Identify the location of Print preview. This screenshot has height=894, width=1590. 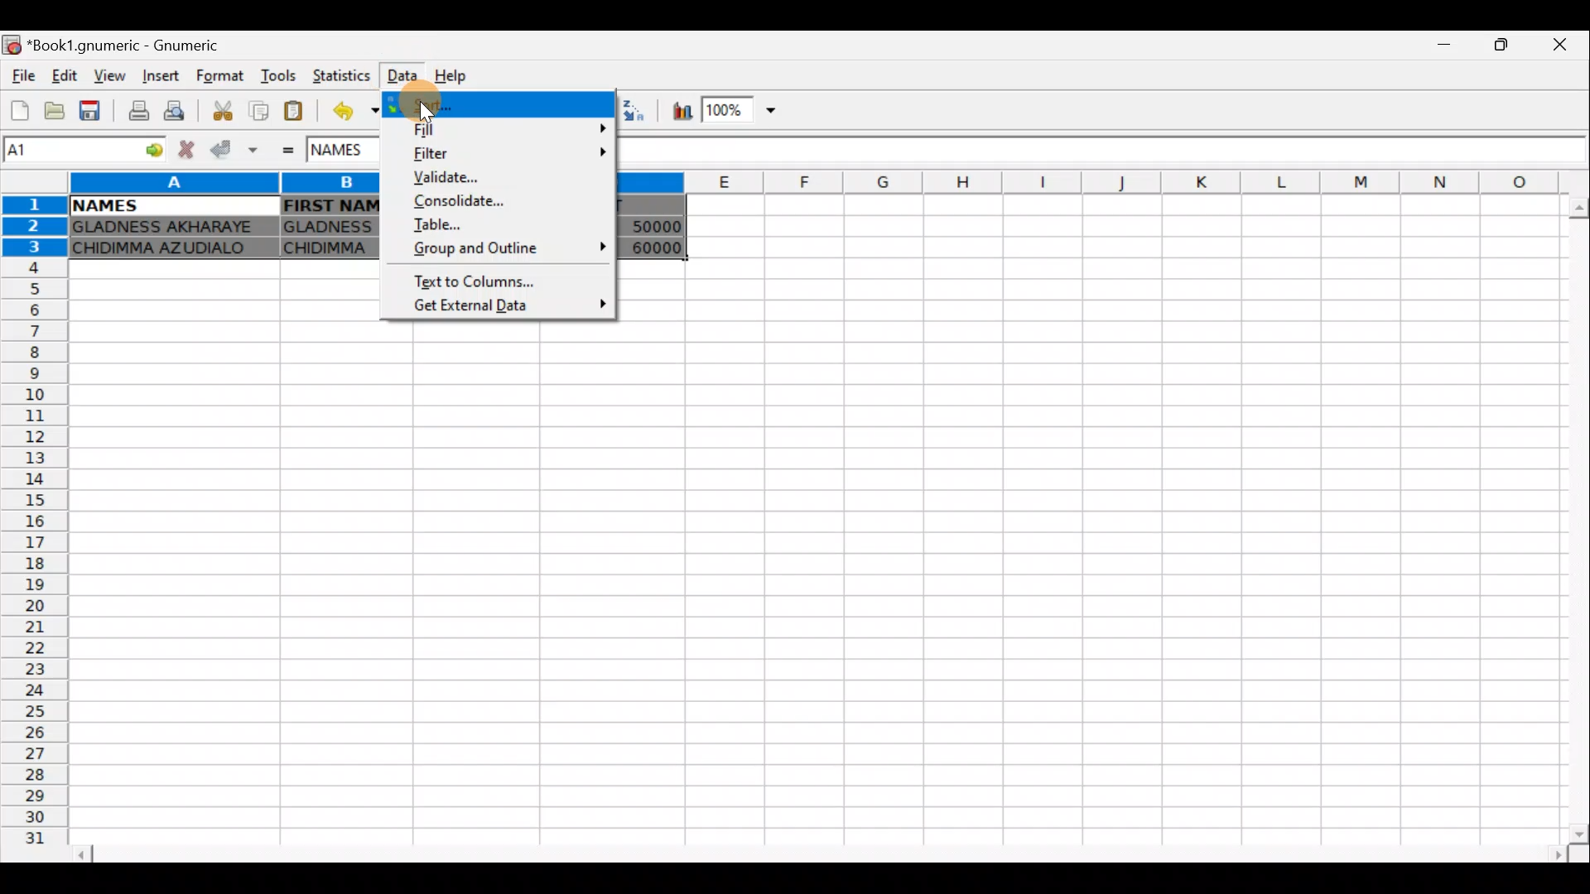
(178, 109).